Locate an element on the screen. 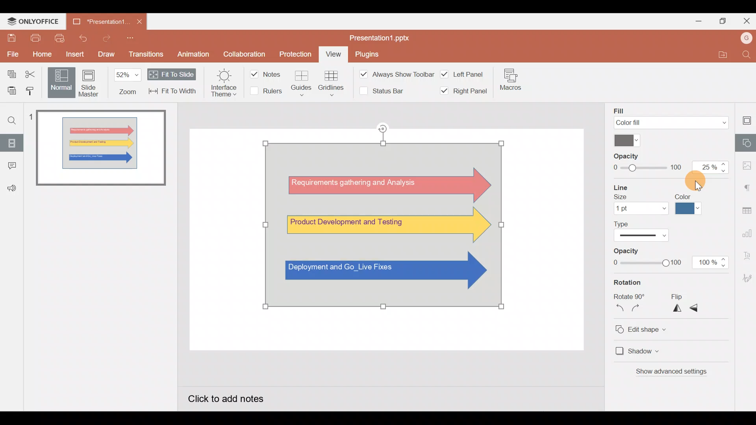  Line size is located at coordinates (638, 199).